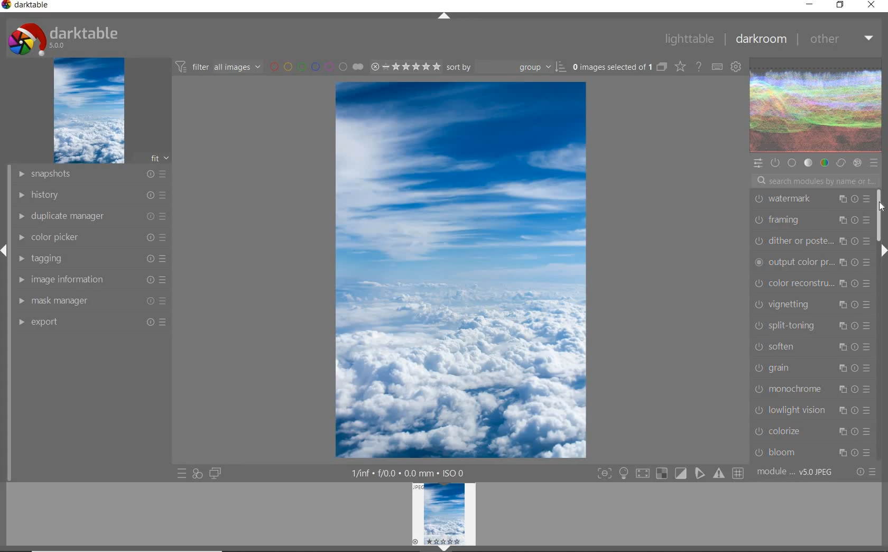 This screenshot has width=888, height=552. Describe the element at coordinates (410, 472) in the screenshot. I see `1/inf f/0.0 0.0 mm ISO 0` at that location.